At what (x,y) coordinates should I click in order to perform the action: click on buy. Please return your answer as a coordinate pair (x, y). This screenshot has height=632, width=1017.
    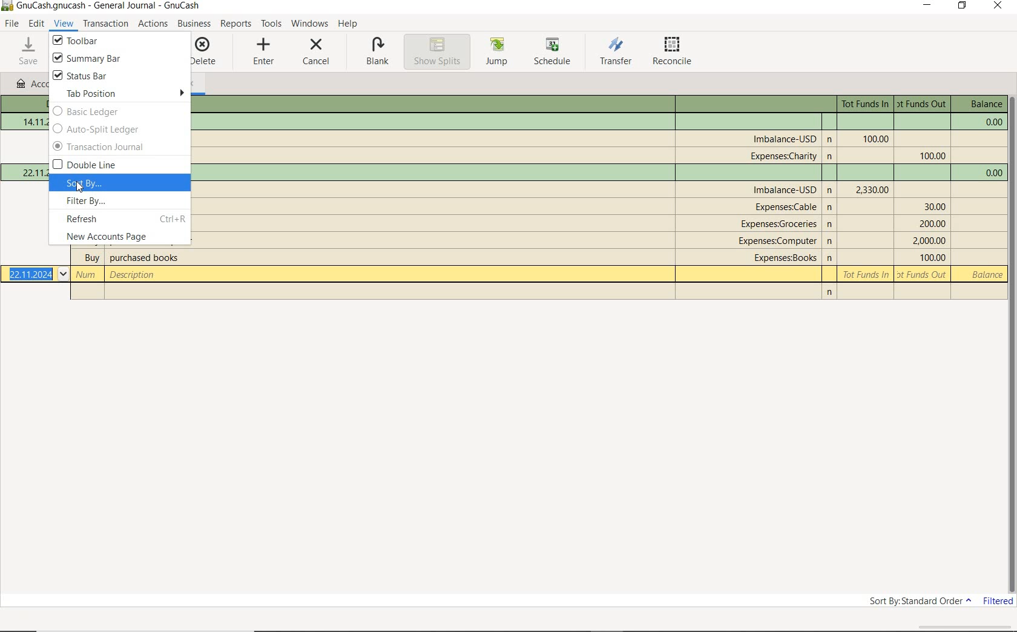
    Looking at the image, I should click on (91, 258).